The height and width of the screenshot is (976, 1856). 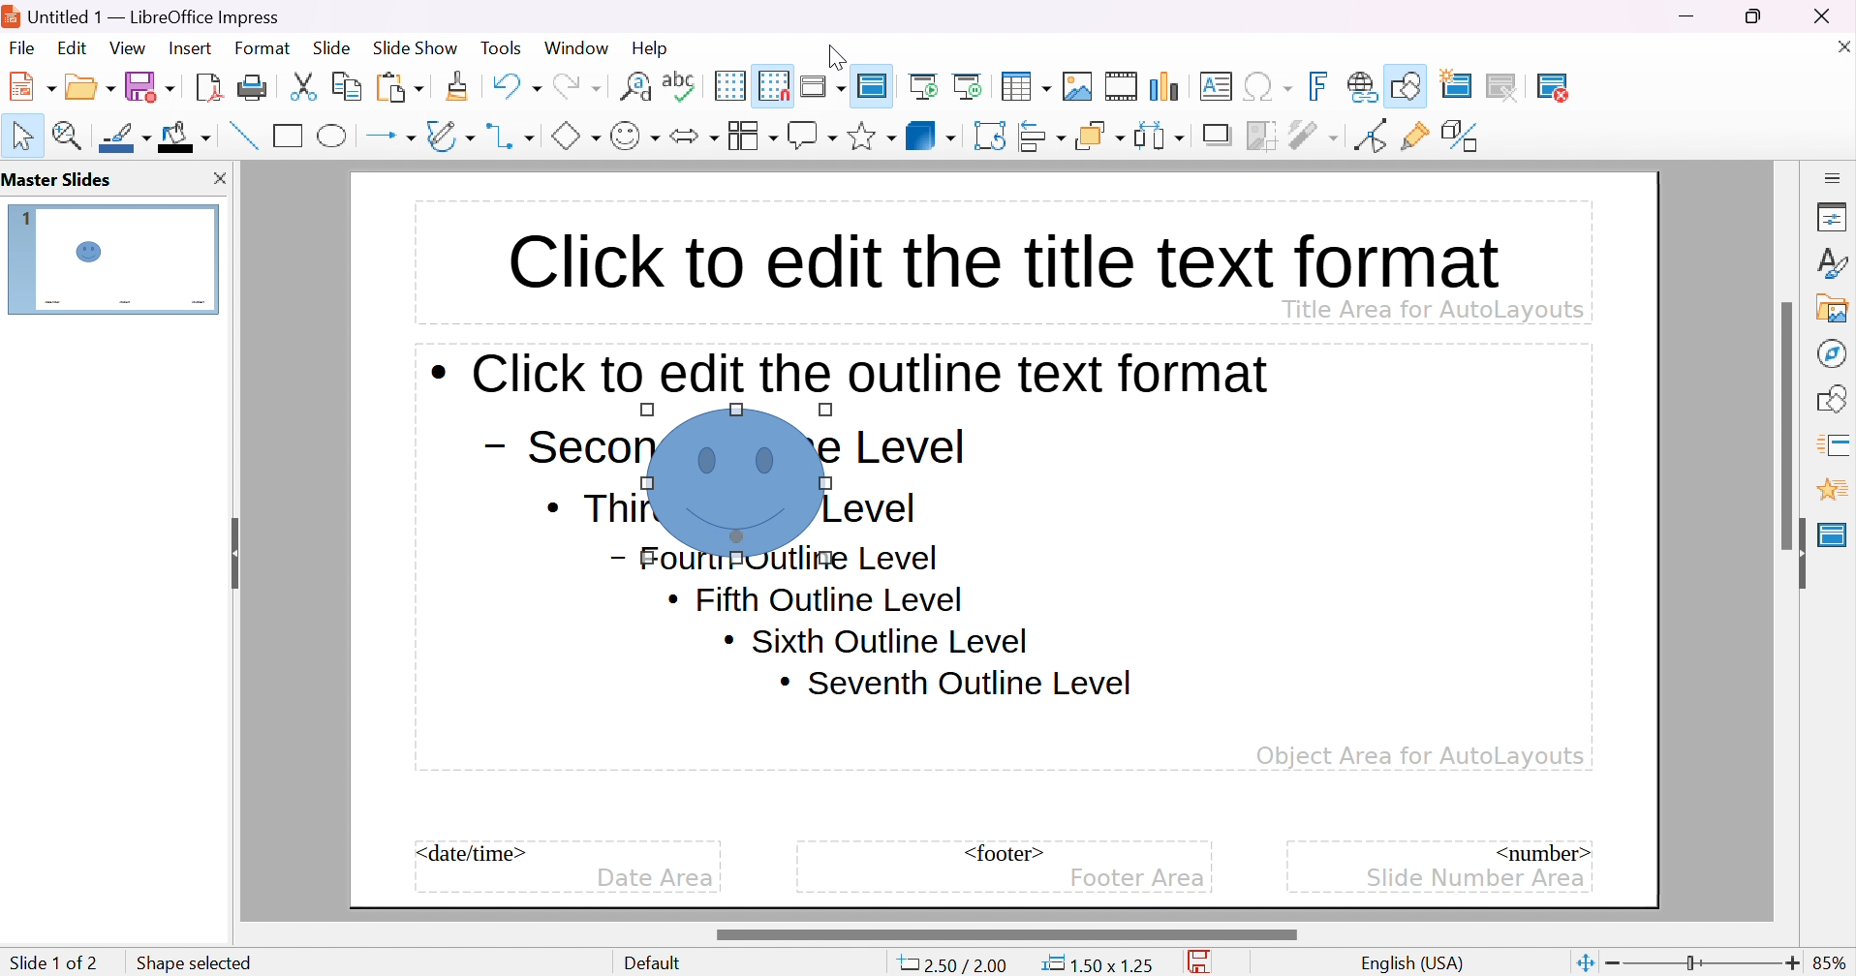 I want to click on close, so click(x=1833, y=15).